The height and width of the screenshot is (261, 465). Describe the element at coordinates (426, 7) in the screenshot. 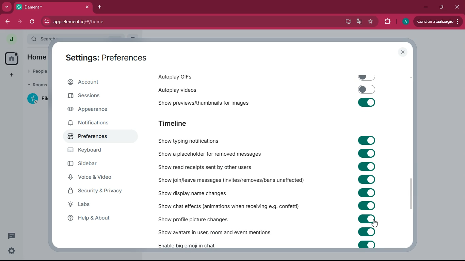

I see `minimize` at that location.